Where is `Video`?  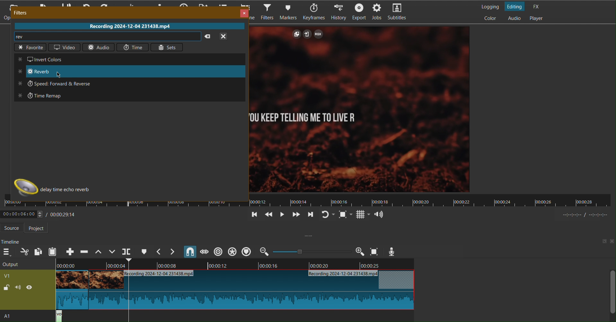 Video is located at coordinates (63, 47).